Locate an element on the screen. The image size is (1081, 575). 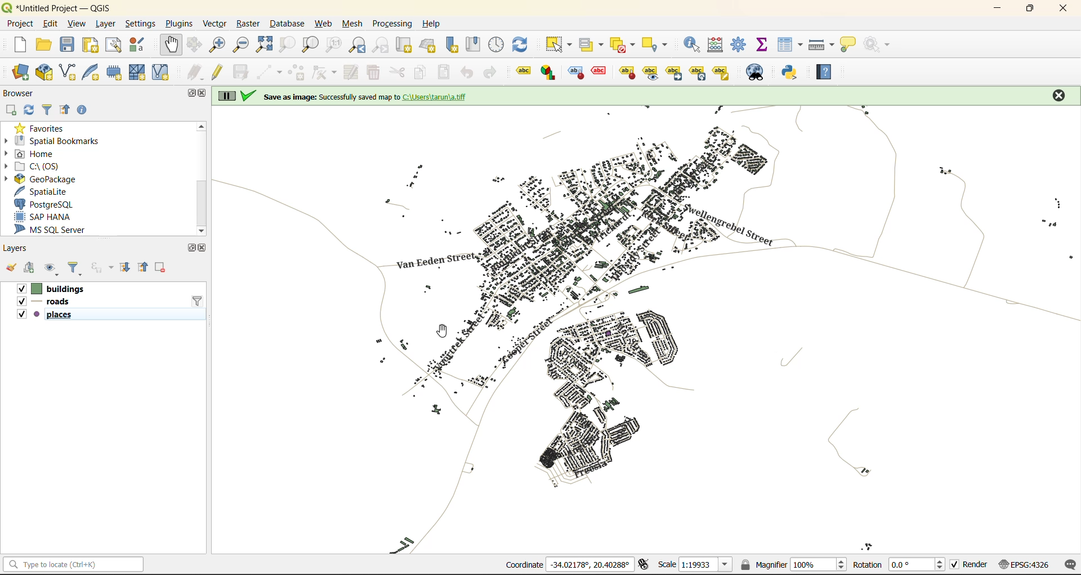
manage map is located at coordinates (52, 268).